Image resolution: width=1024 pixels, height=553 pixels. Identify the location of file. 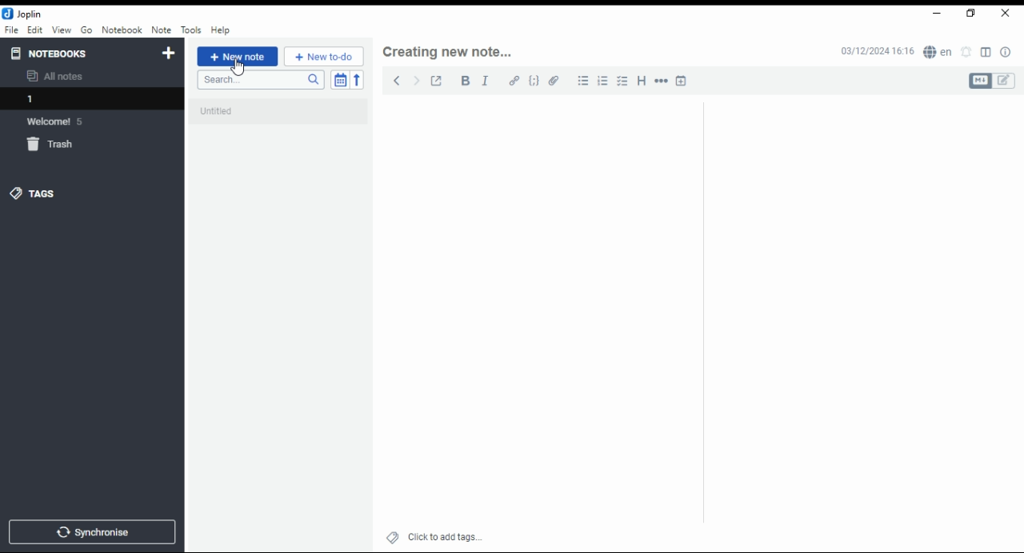
(11, 29).